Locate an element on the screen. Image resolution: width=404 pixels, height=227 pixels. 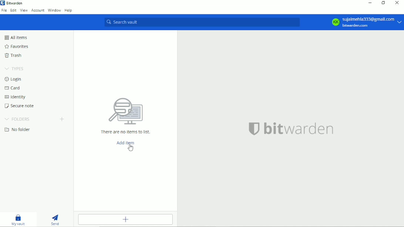
Add item is located at coordinates (126, 220).